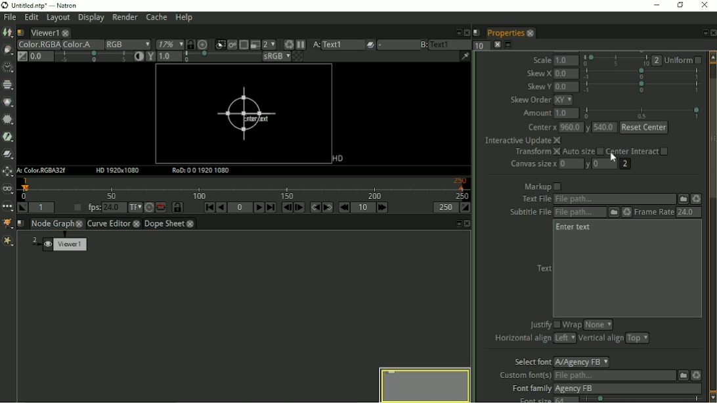  Describe the element at coordinates (37, 45) in the screenshot. I see `Color.RGBA` at that location.